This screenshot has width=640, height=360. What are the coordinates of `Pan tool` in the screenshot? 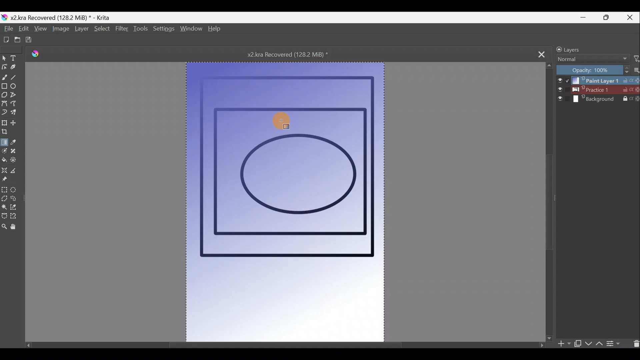 It's located at (15, 228).